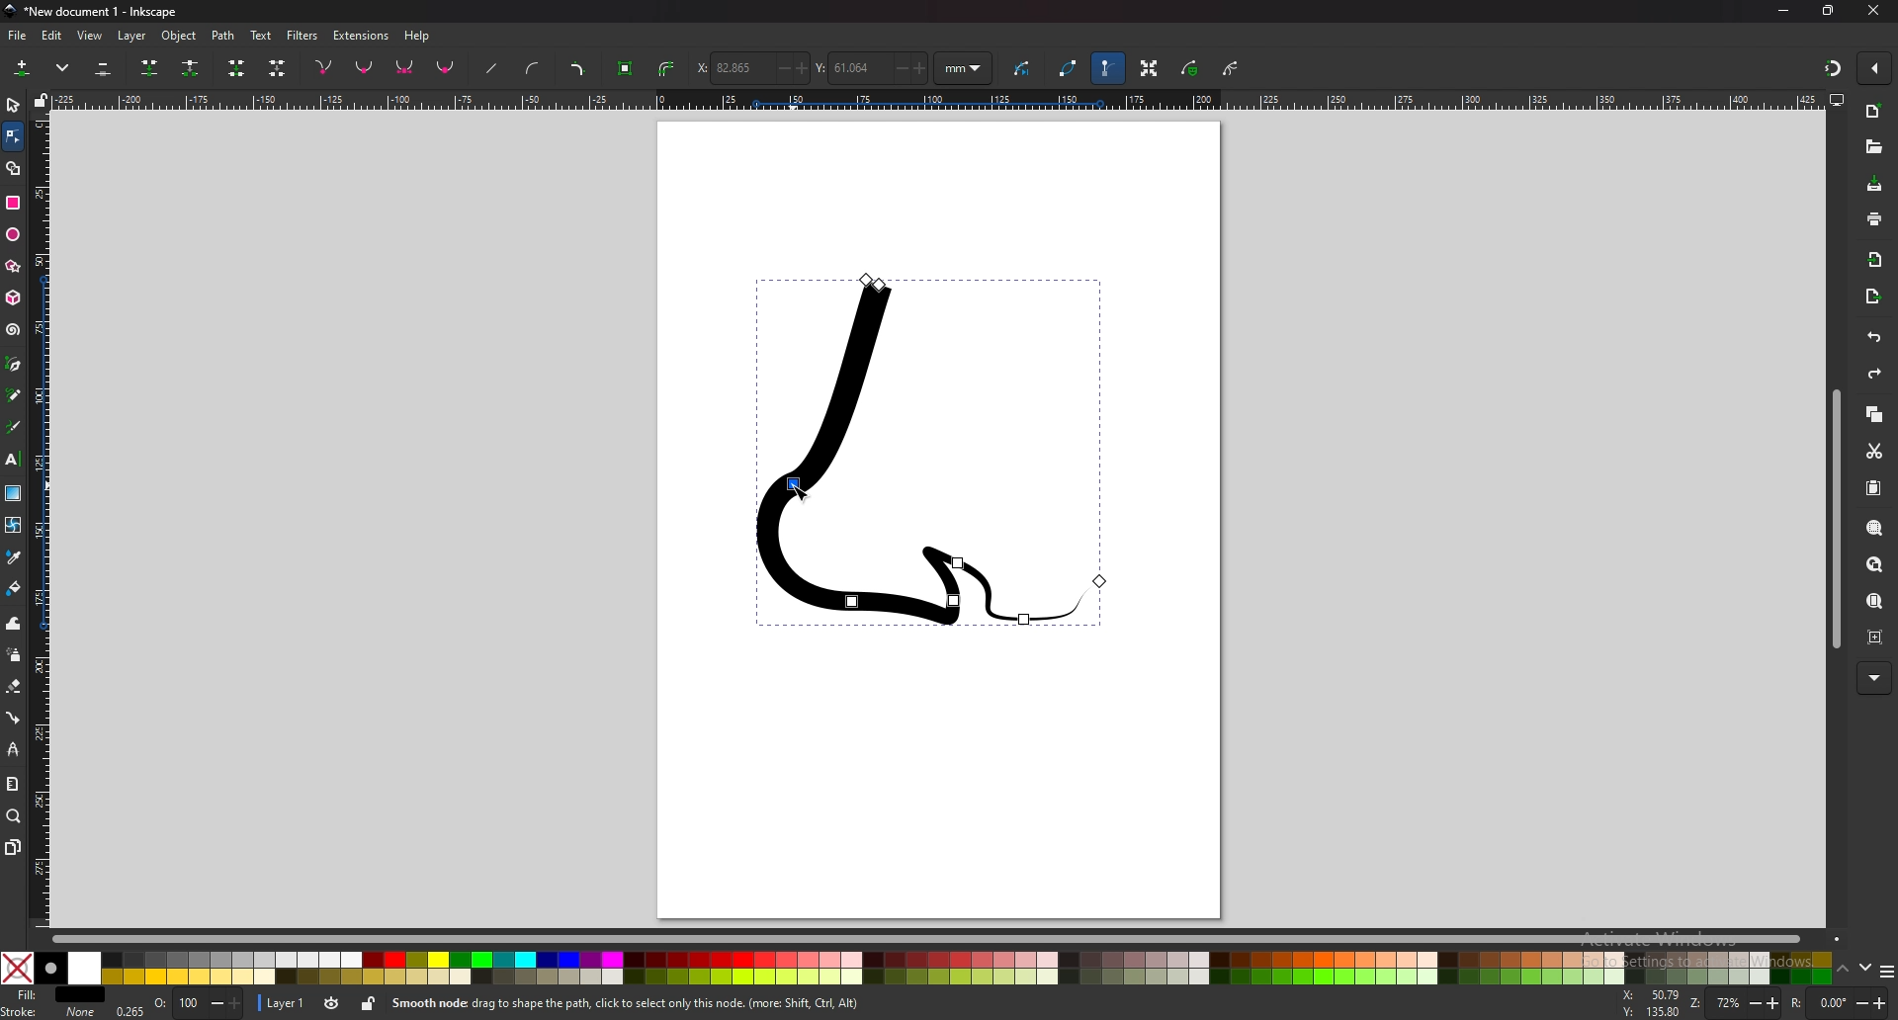  I want to click on x coordinates, so click(750, 67).